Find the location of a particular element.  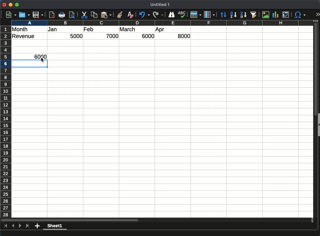

expand is located at coordinates (318, 14).